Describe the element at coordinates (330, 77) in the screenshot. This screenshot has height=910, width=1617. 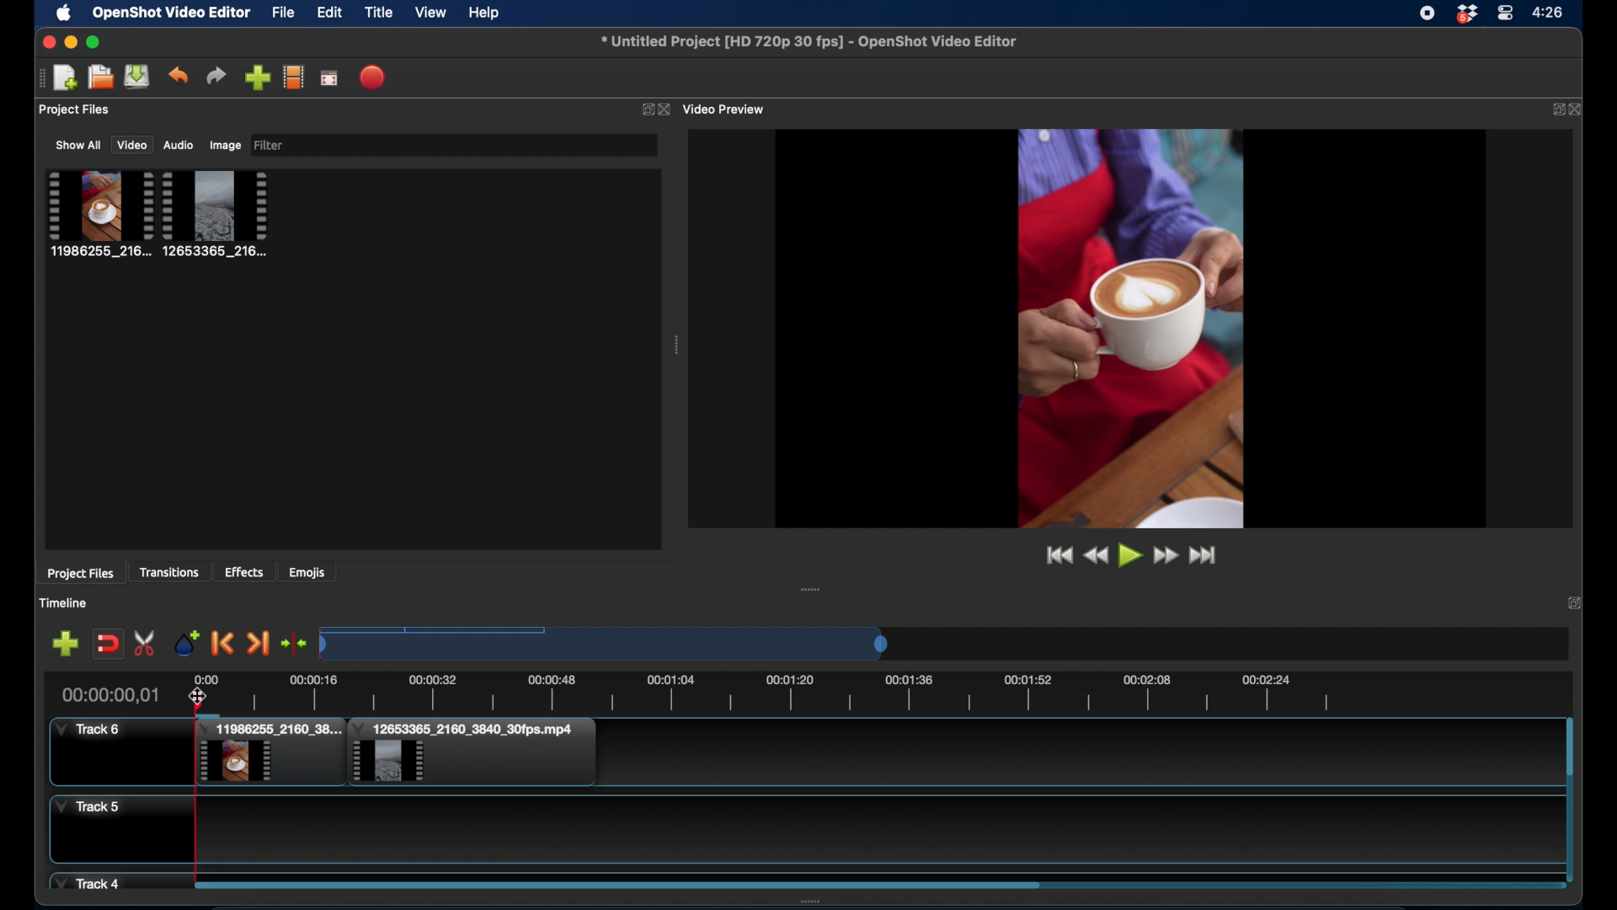
I see `full screen` at that location.